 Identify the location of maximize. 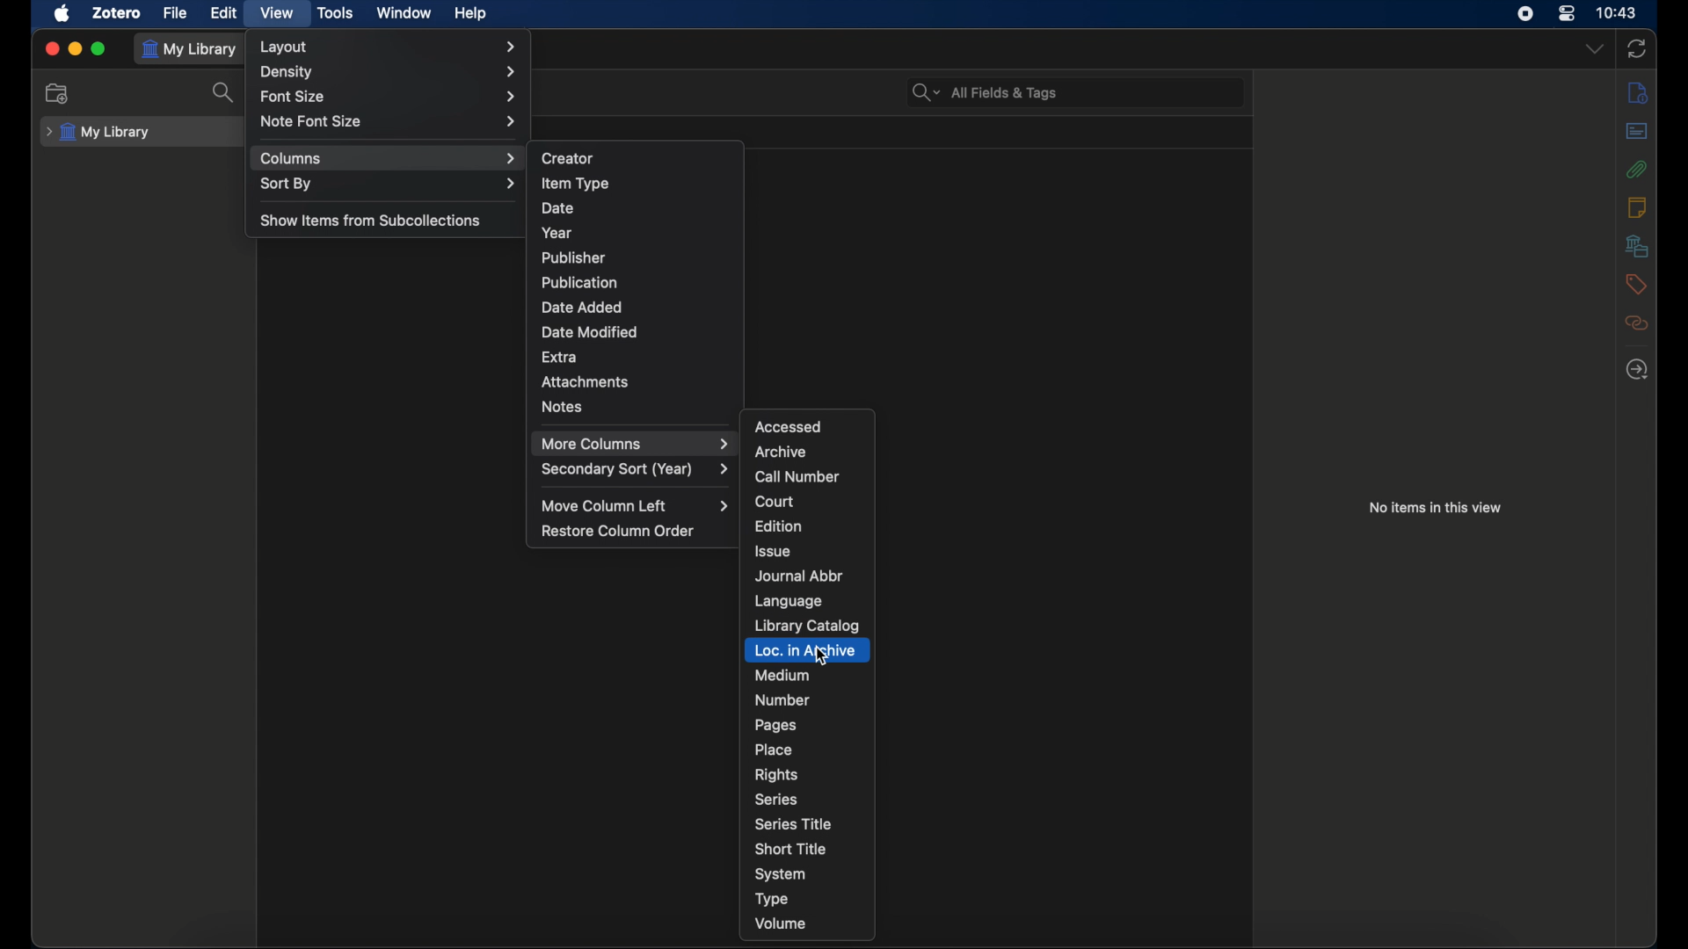
(100, 49).